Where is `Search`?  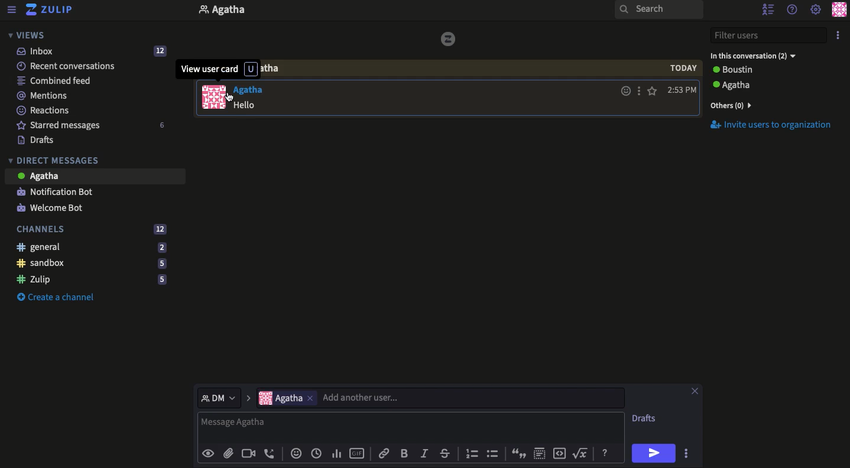
Search is located at coordinates (657, 11).